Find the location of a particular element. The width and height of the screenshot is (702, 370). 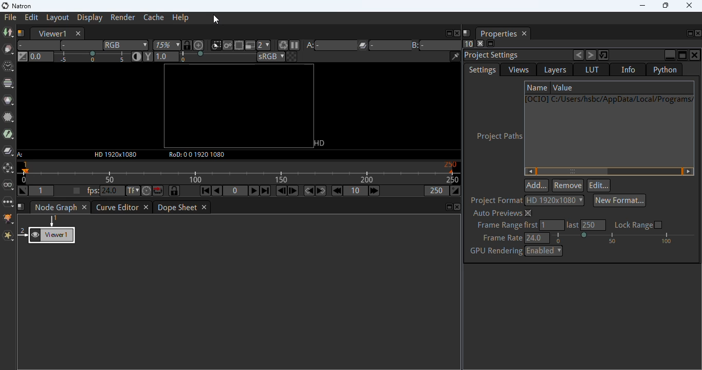

cache is located at coordinates (155, 17).